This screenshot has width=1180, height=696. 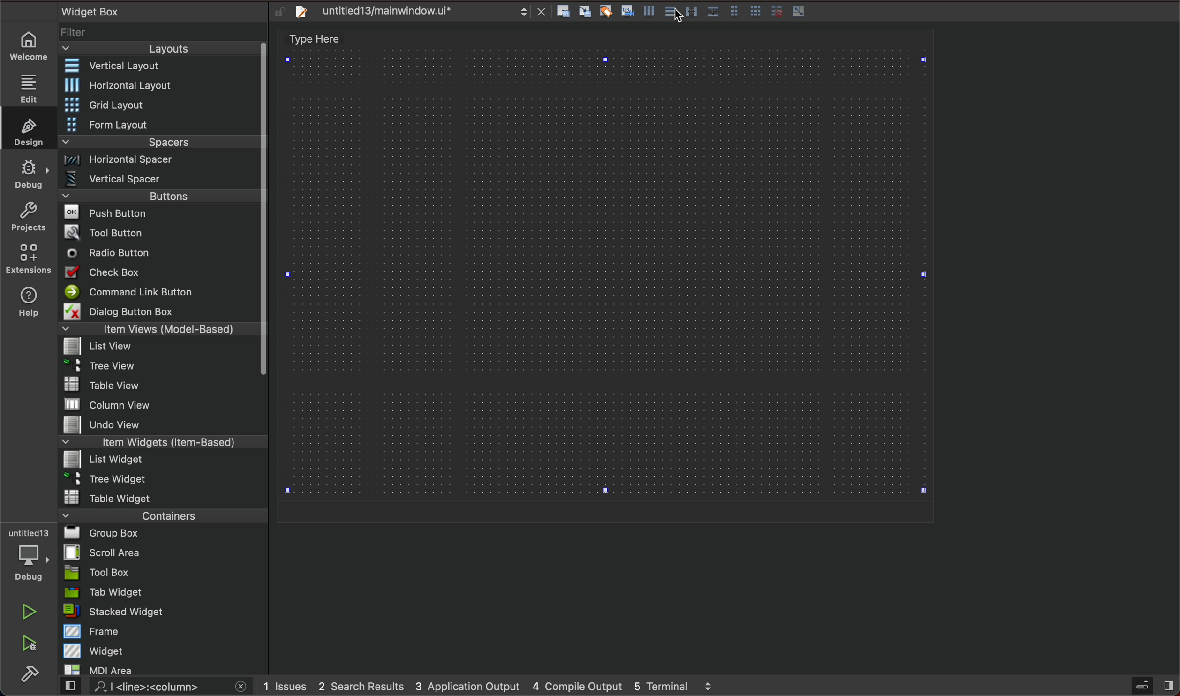 What do you see at coordinates (160, 86) in the screenshot?
I see `Horizontal layout` at bounding box center [160, 86].